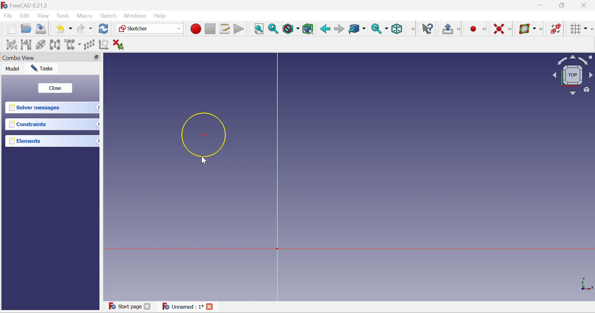  I want to click on Sketcher, so click(149, 29).